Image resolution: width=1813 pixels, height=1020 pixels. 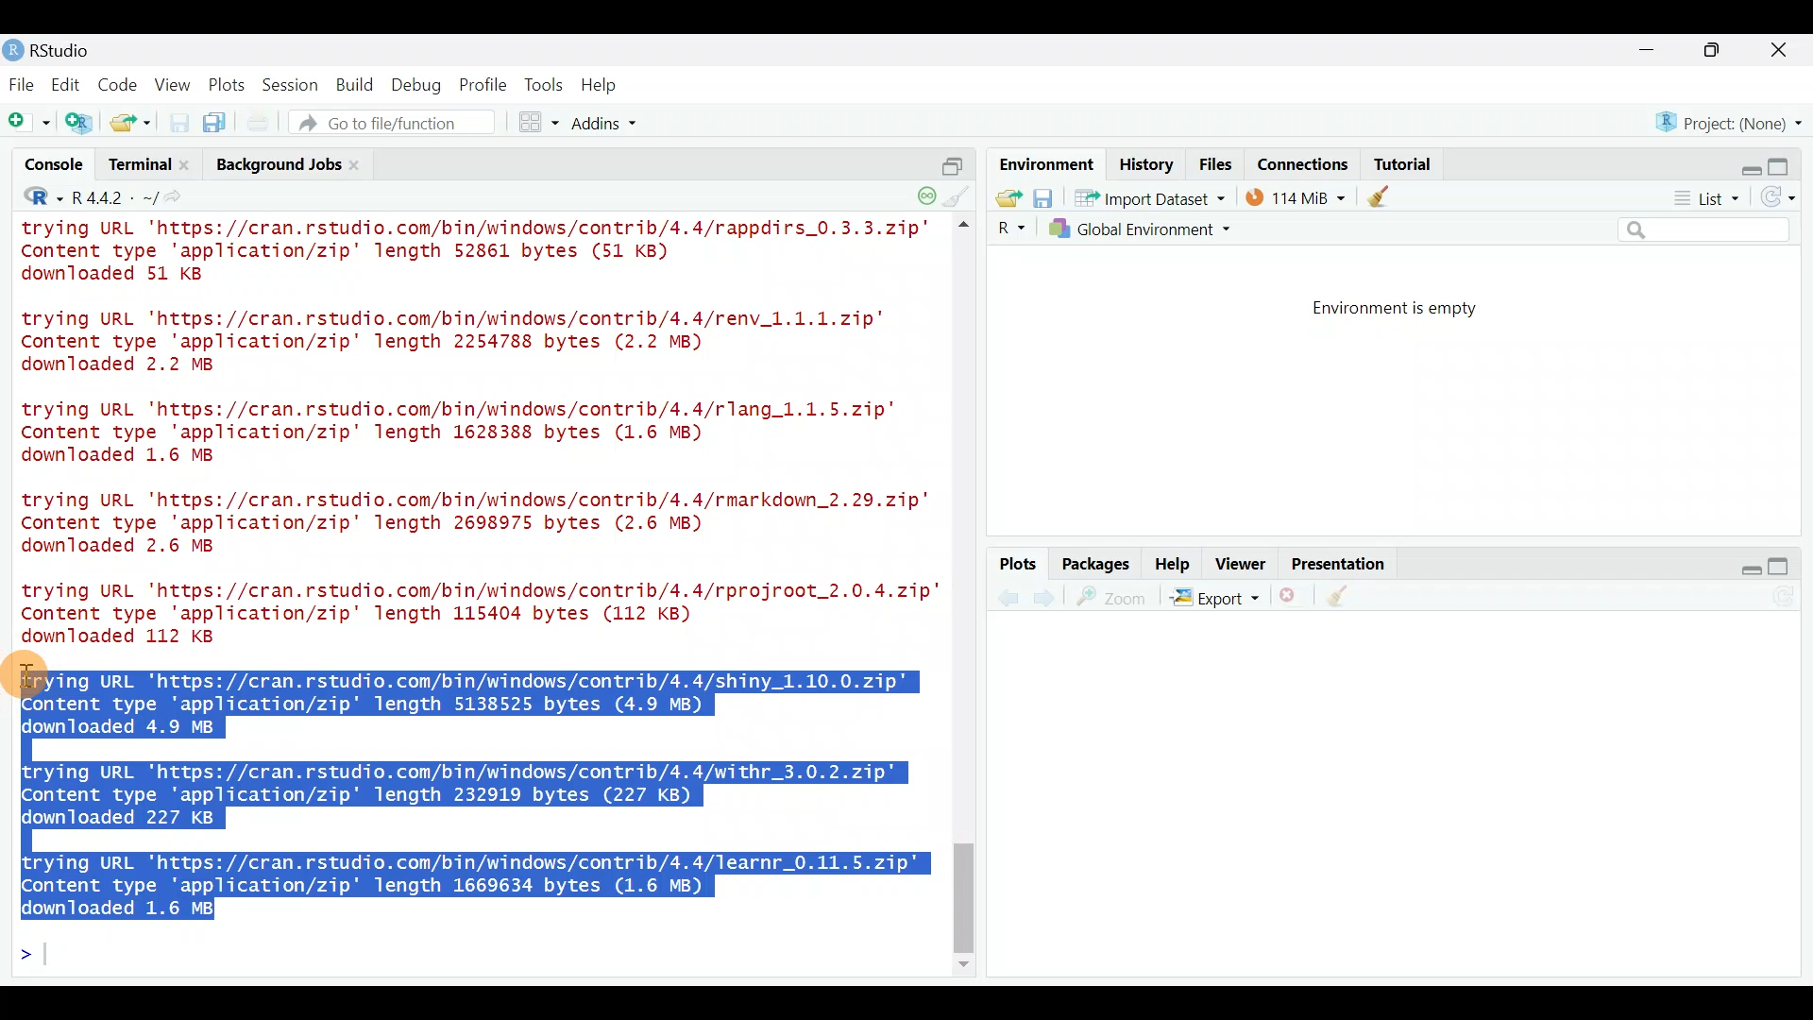 What do you see at coordinates (415, 86) in the screenshot?
I see `Debug` at bounding box center [415, 86].